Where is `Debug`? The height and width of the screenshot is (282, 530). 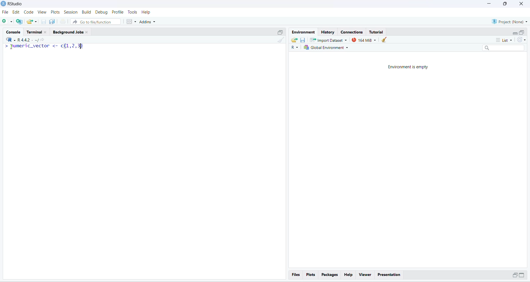 Debug is located at coordinates (102, 12).